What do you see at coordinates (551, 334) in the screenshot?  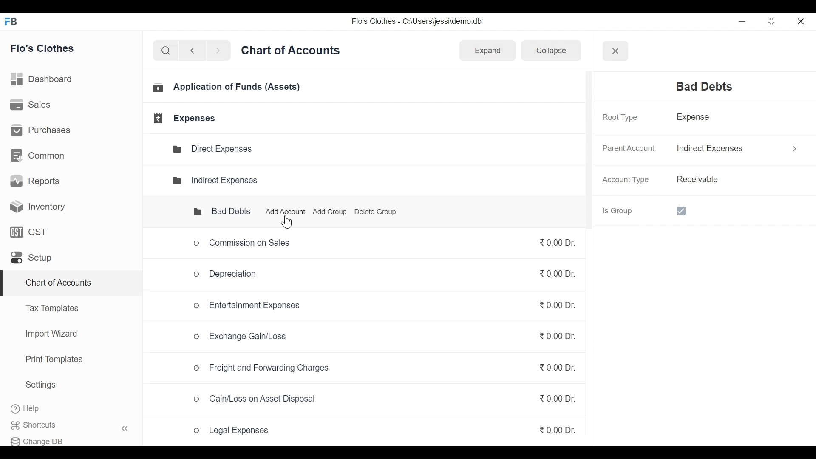 I see `₹0.00 Dr.` at bounding box center [551, 334].